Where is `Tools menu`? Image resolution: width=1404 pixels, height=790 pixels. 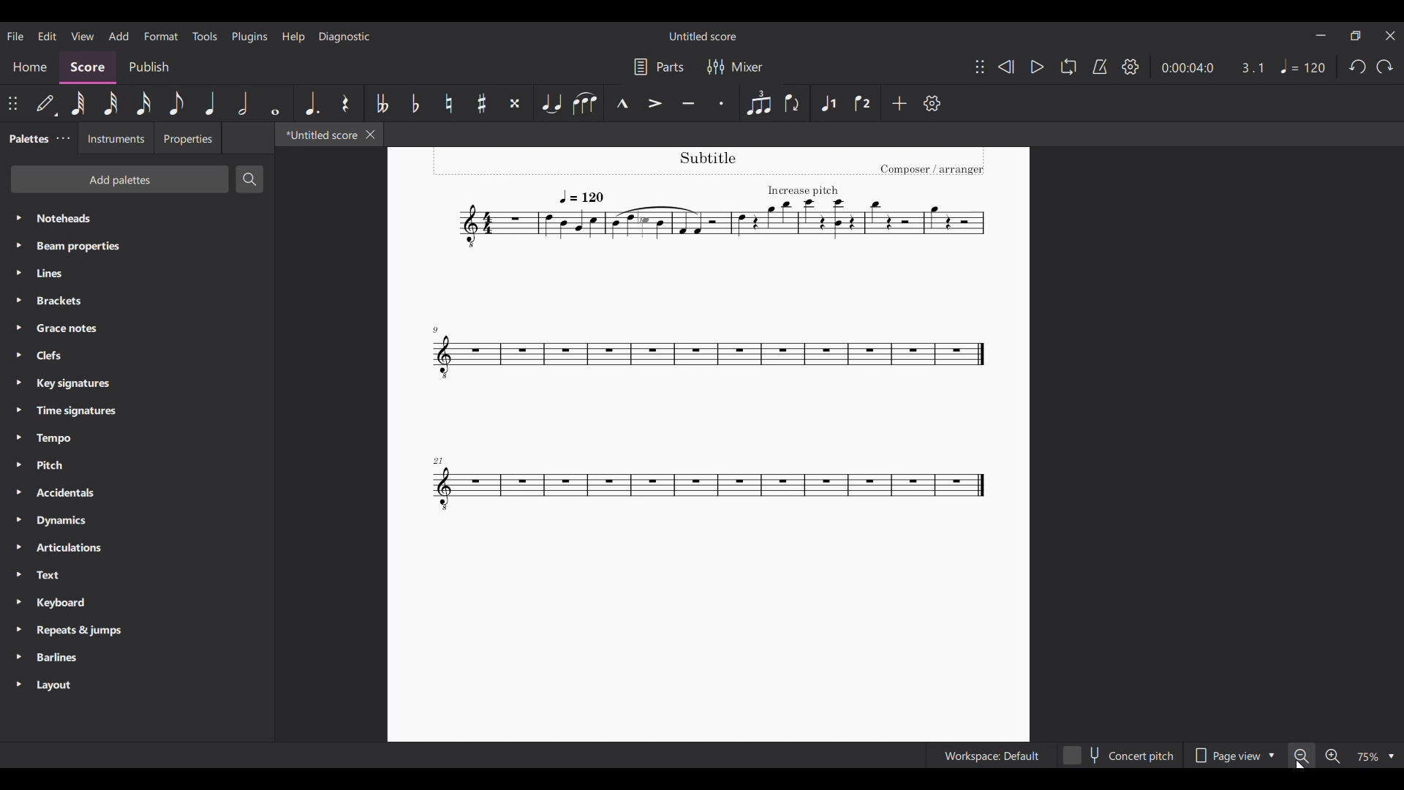 Tools menu is located at coordinates (205, 37).